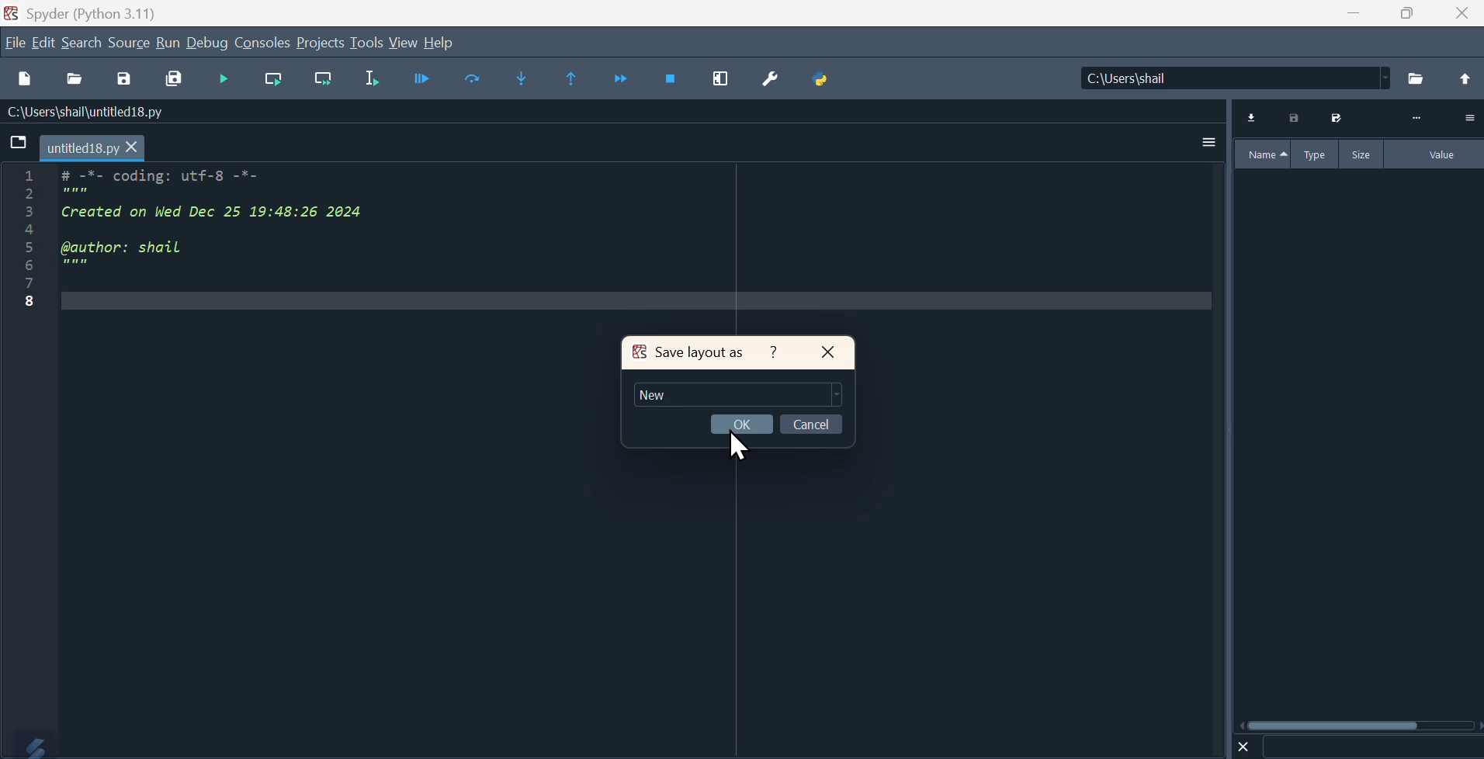 The image size is (1484, 759). What do you see at coordinates (719, 81) in the screenshot?
I see `Maximise current window` at bounding box center [719, 81].